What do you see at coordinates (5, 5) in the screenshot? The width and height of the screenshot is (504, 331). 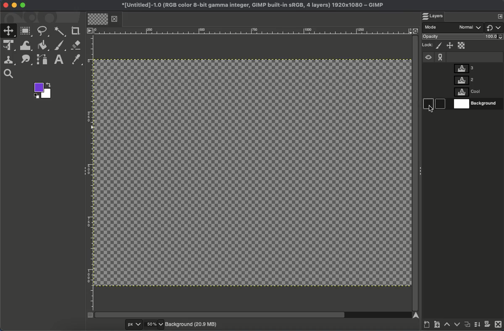 I see `Close` at bounding box center [5, 5].